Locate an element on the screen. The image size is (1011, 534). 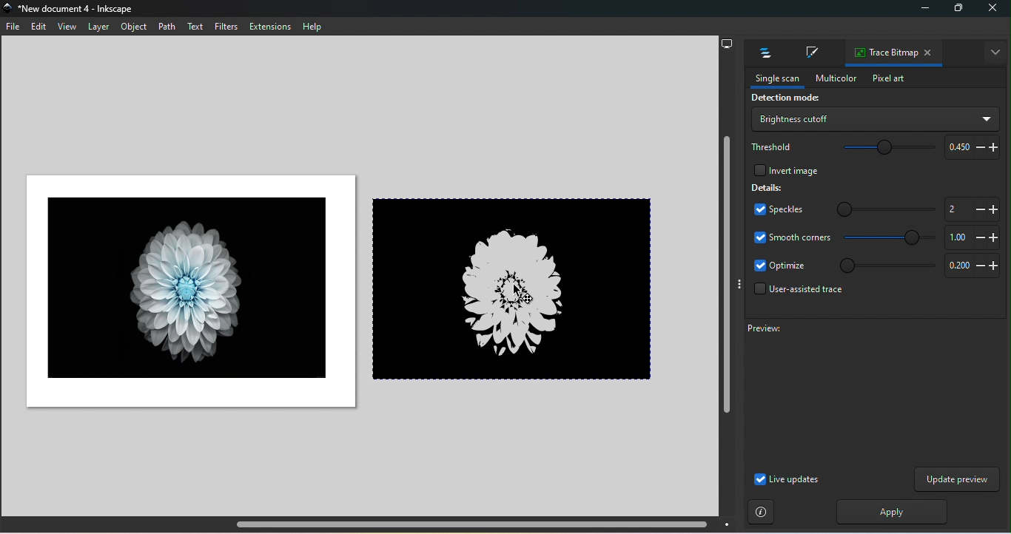
Increase or decrease slide bar is located at coordinates (969, 209).